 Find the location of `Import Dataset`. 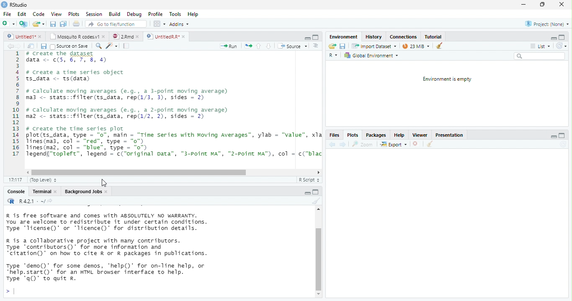

Import Dataset is located at coordinates (375, 46).